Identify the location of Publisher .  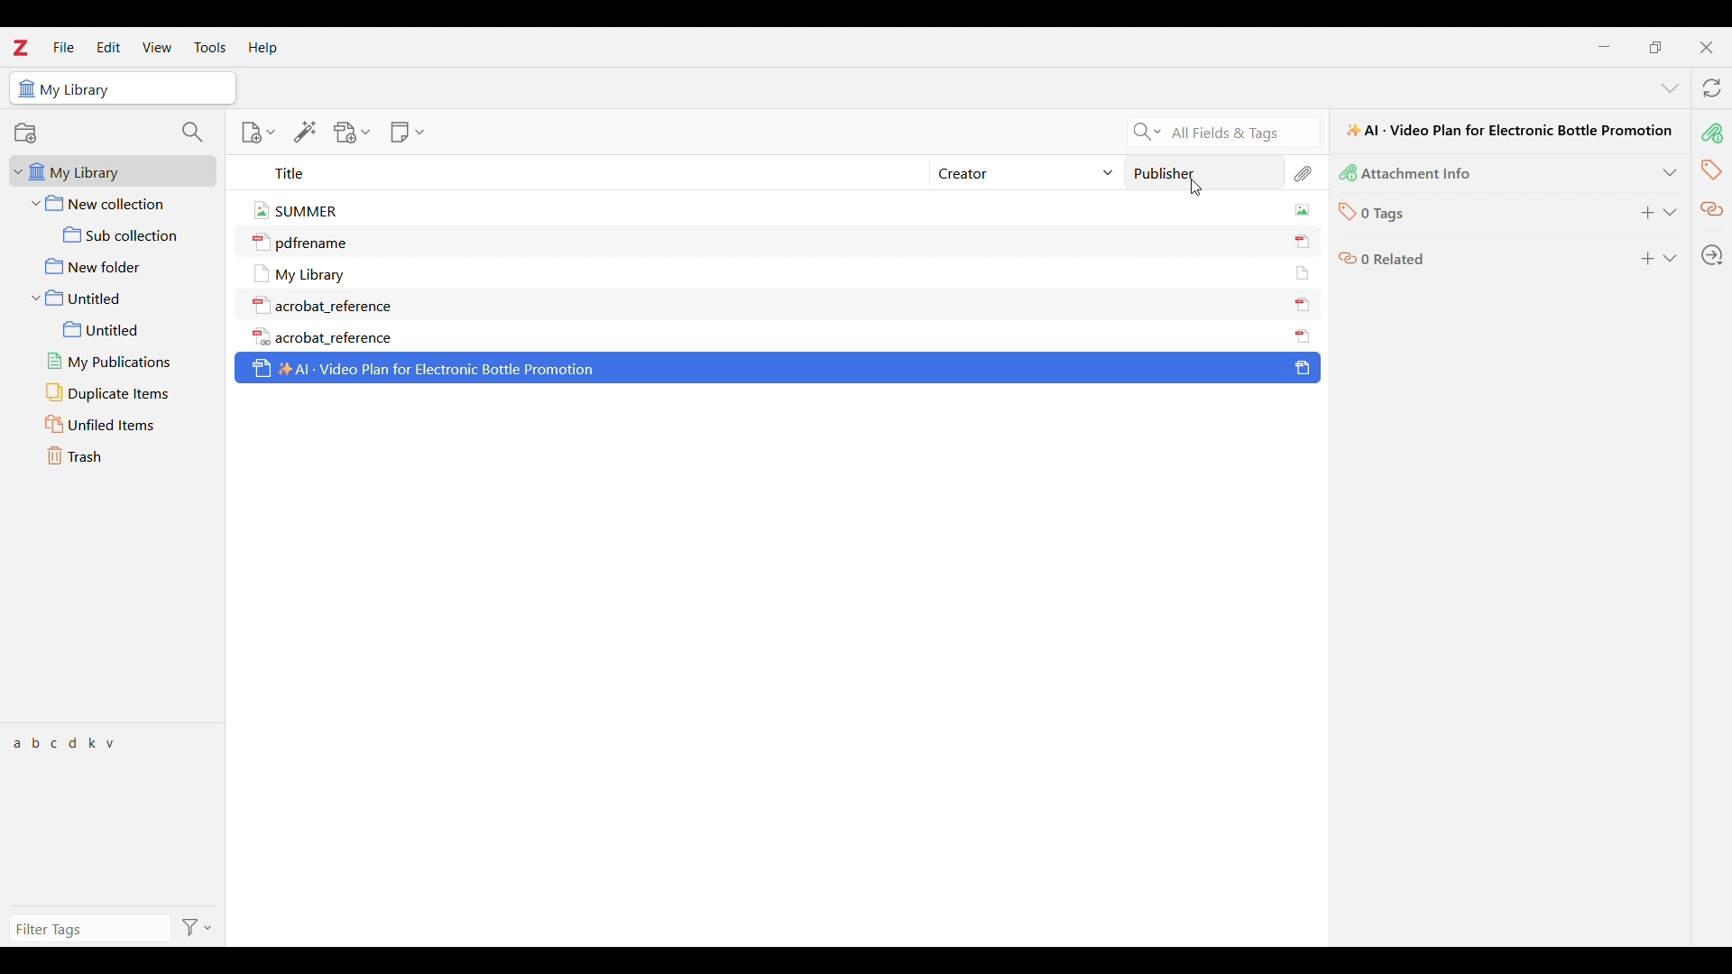
(1204, 172).